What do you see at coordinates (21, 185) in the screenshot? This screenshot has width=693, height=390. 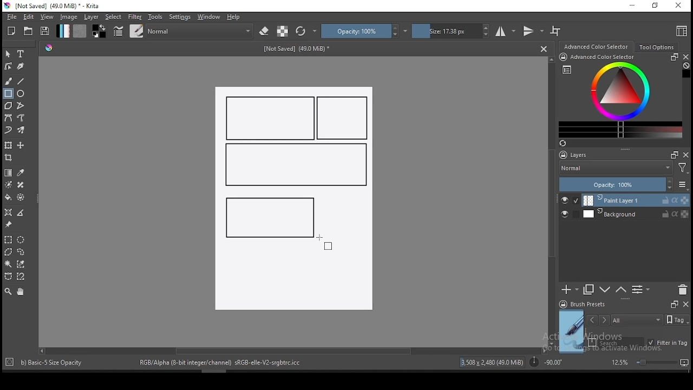 I see `smart patch tool` at bounding box center [21, 185].